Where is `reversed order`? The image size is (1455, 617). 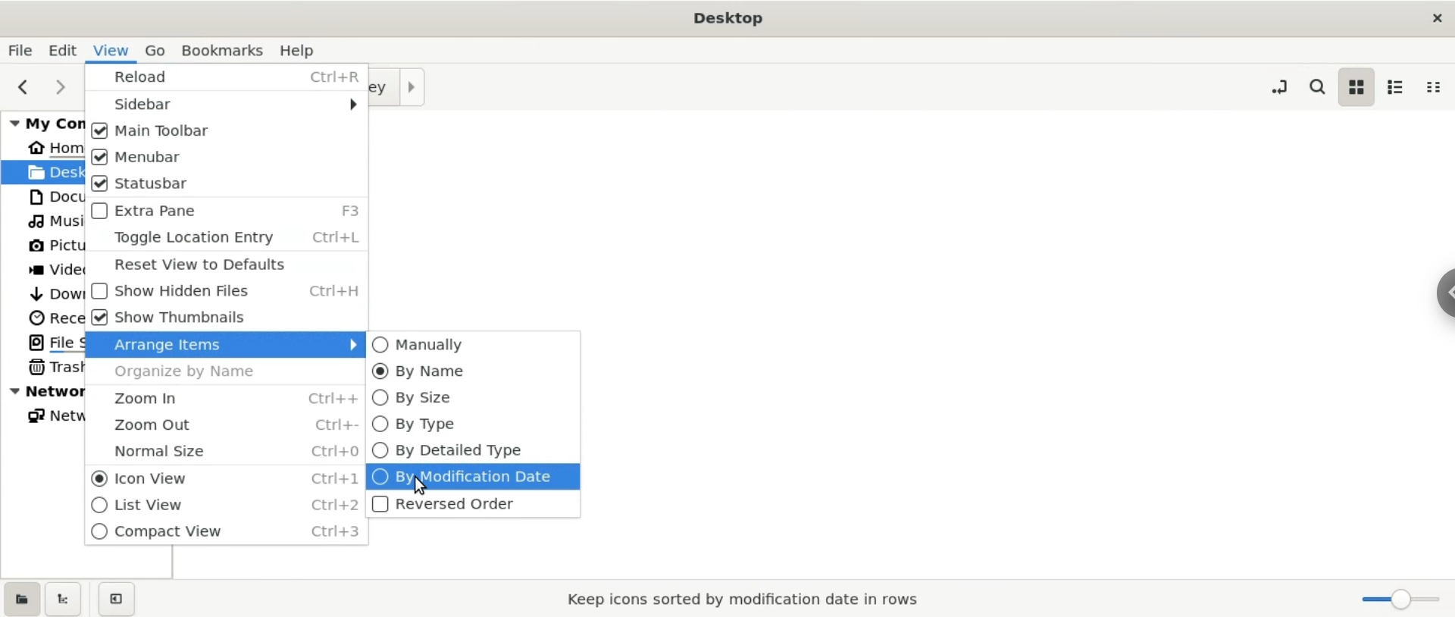 reversed order is located at coordinates (470, 505).